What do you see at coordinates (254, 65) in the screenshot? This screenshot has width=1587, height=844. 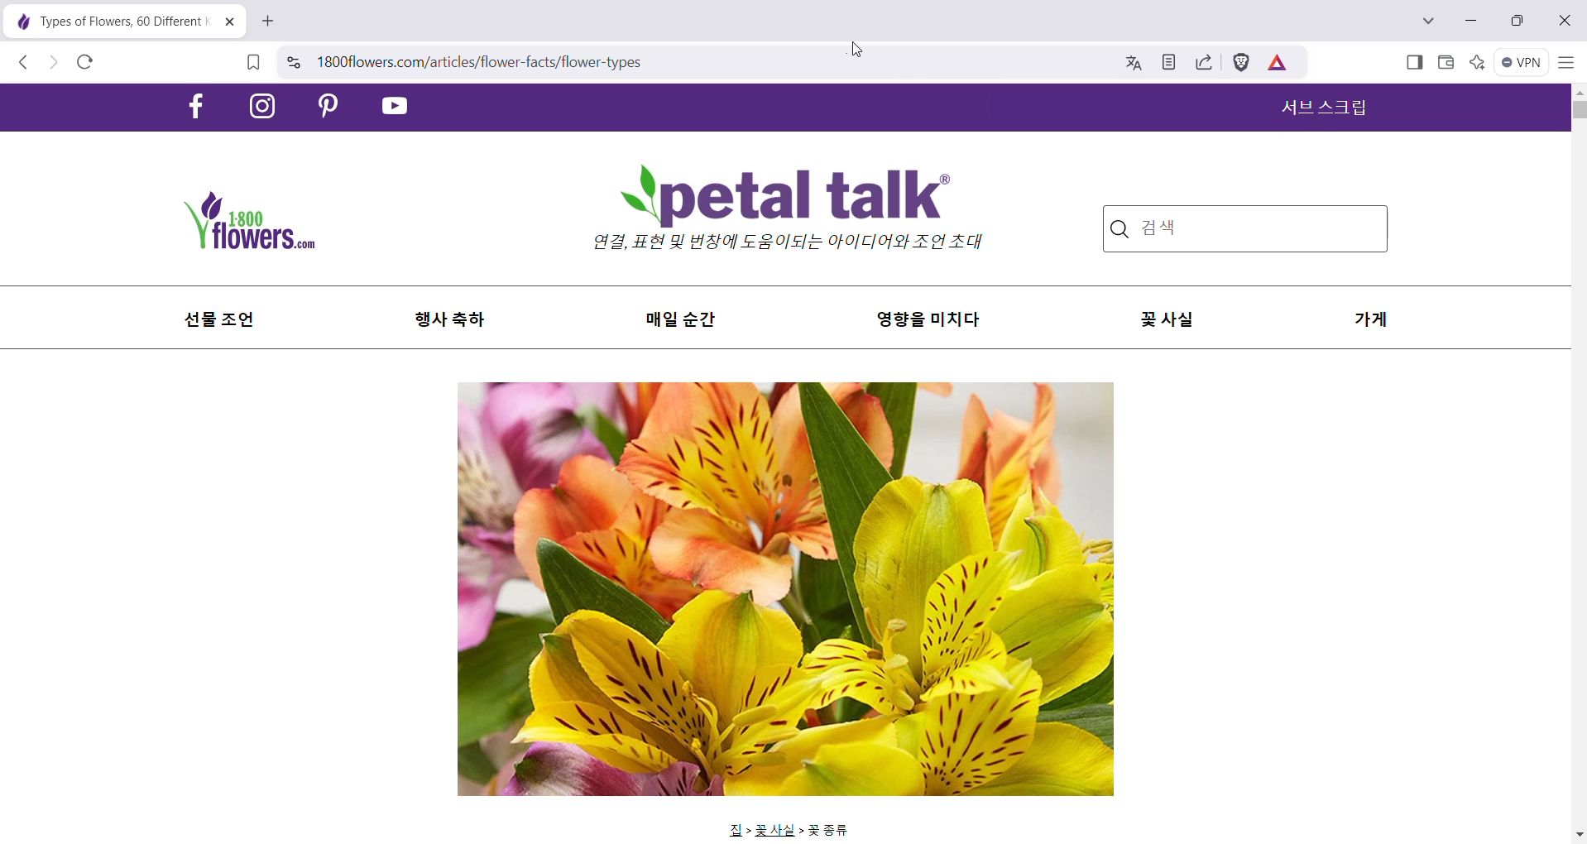 I see `Bookmark this page` at bounding box center [254, 65].